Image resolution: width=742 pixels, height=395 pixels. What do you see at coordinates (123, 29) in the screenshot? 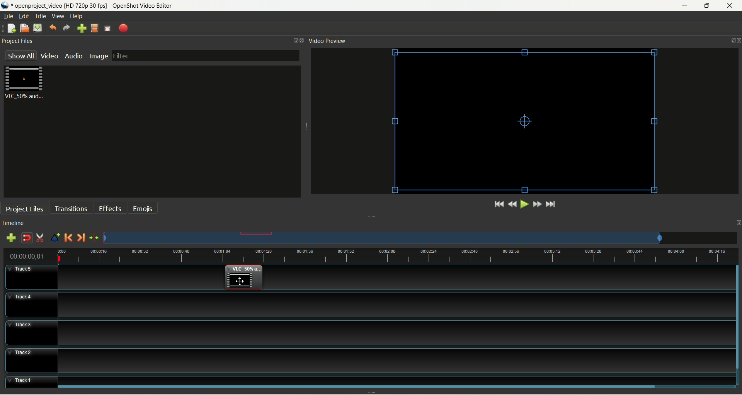
I see `export video` at bounding box center [123, 29].